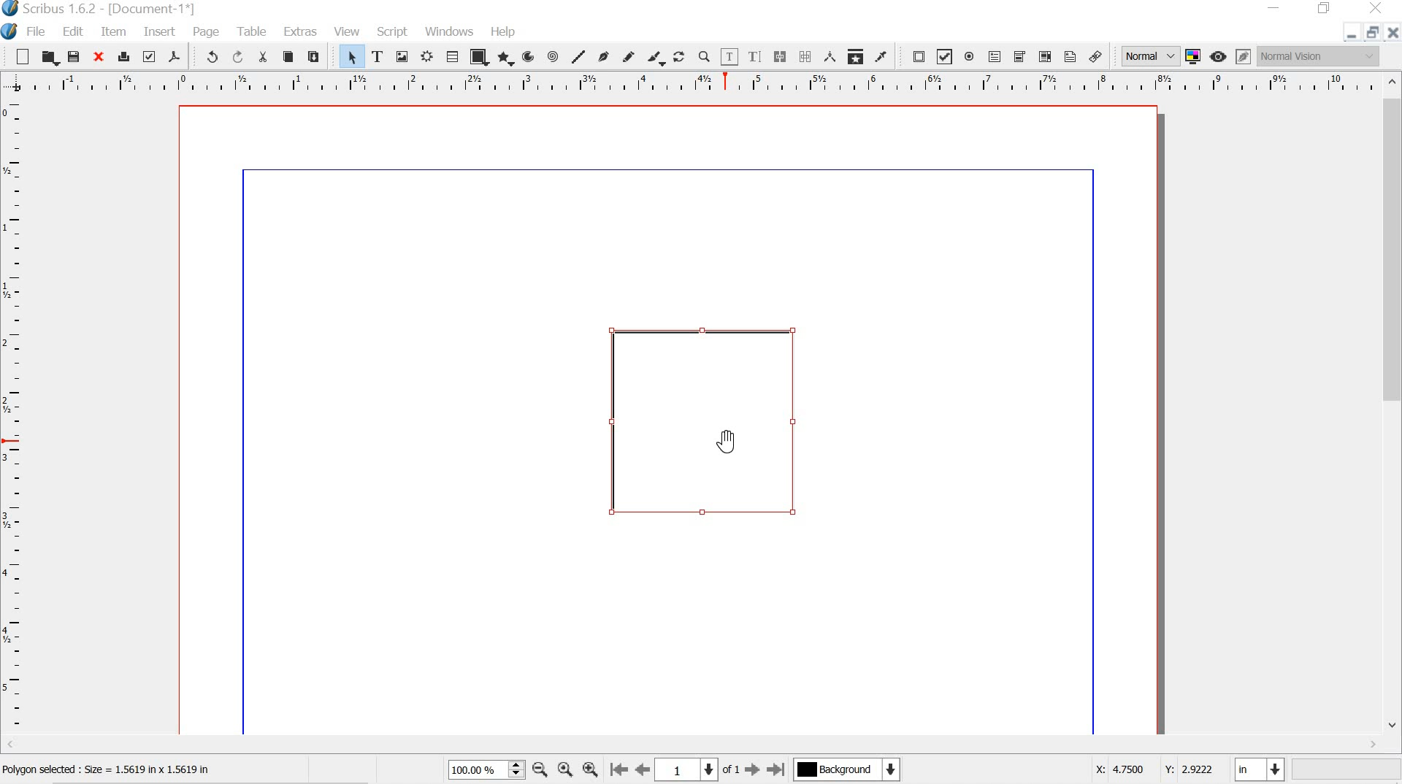 The width and height of the screenshot is (1402, 784). Describe the element at coordinates (39, 31) in the screenshot. I see `file` at that location.